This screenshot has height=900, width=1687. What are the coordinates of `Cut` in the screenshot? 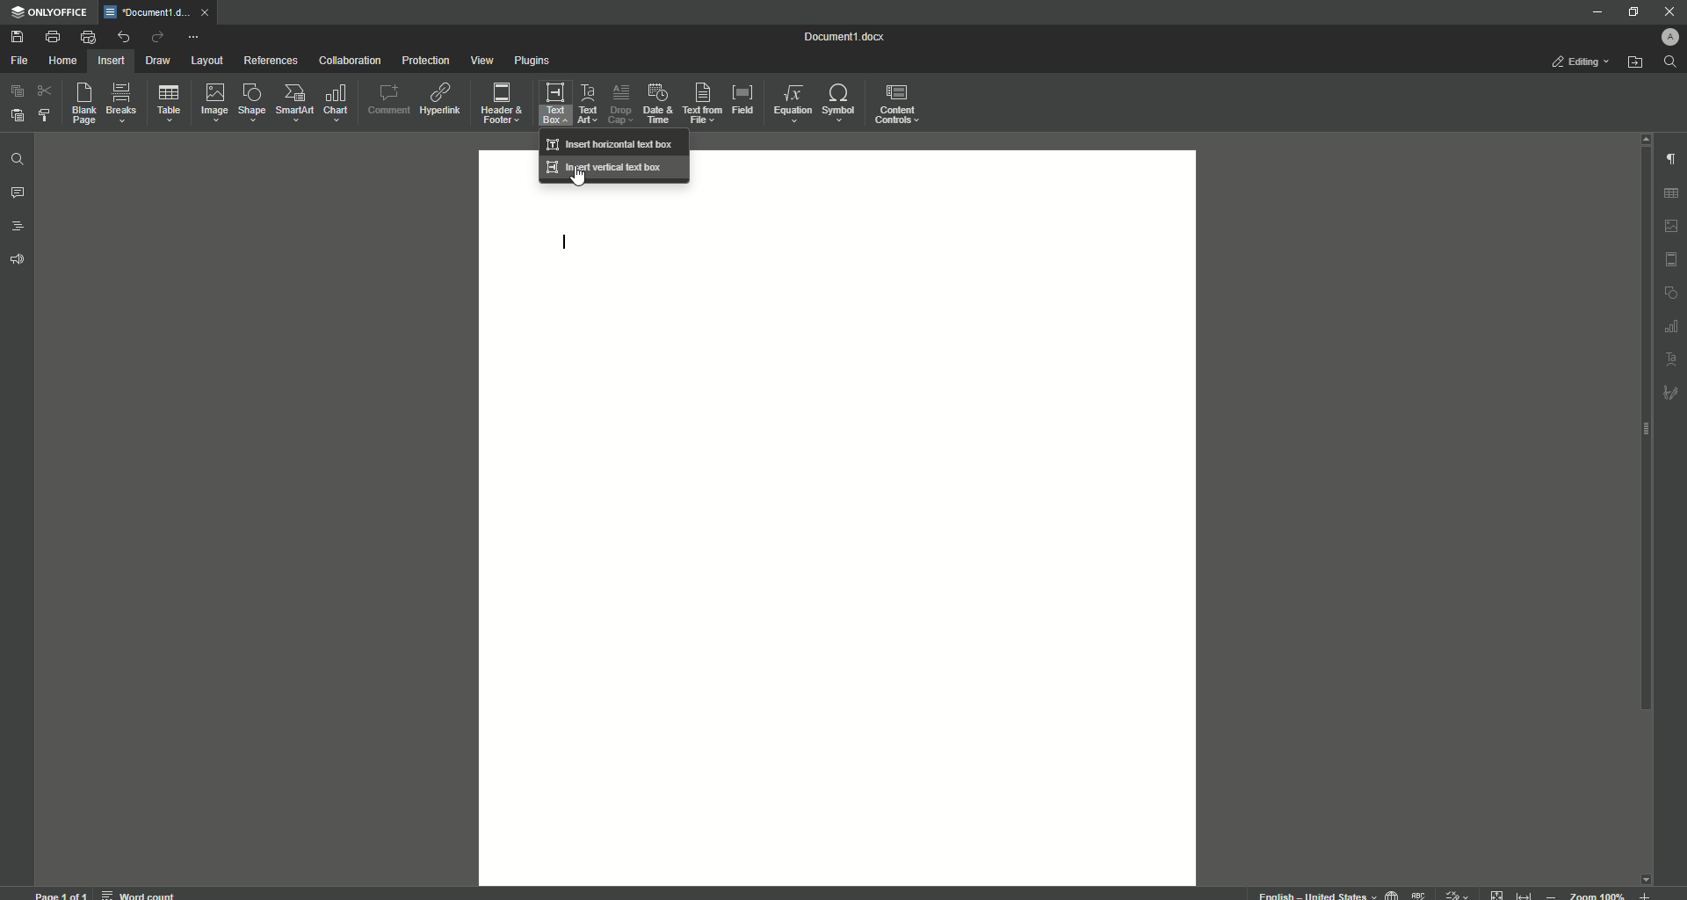 It's located at (47, 90).